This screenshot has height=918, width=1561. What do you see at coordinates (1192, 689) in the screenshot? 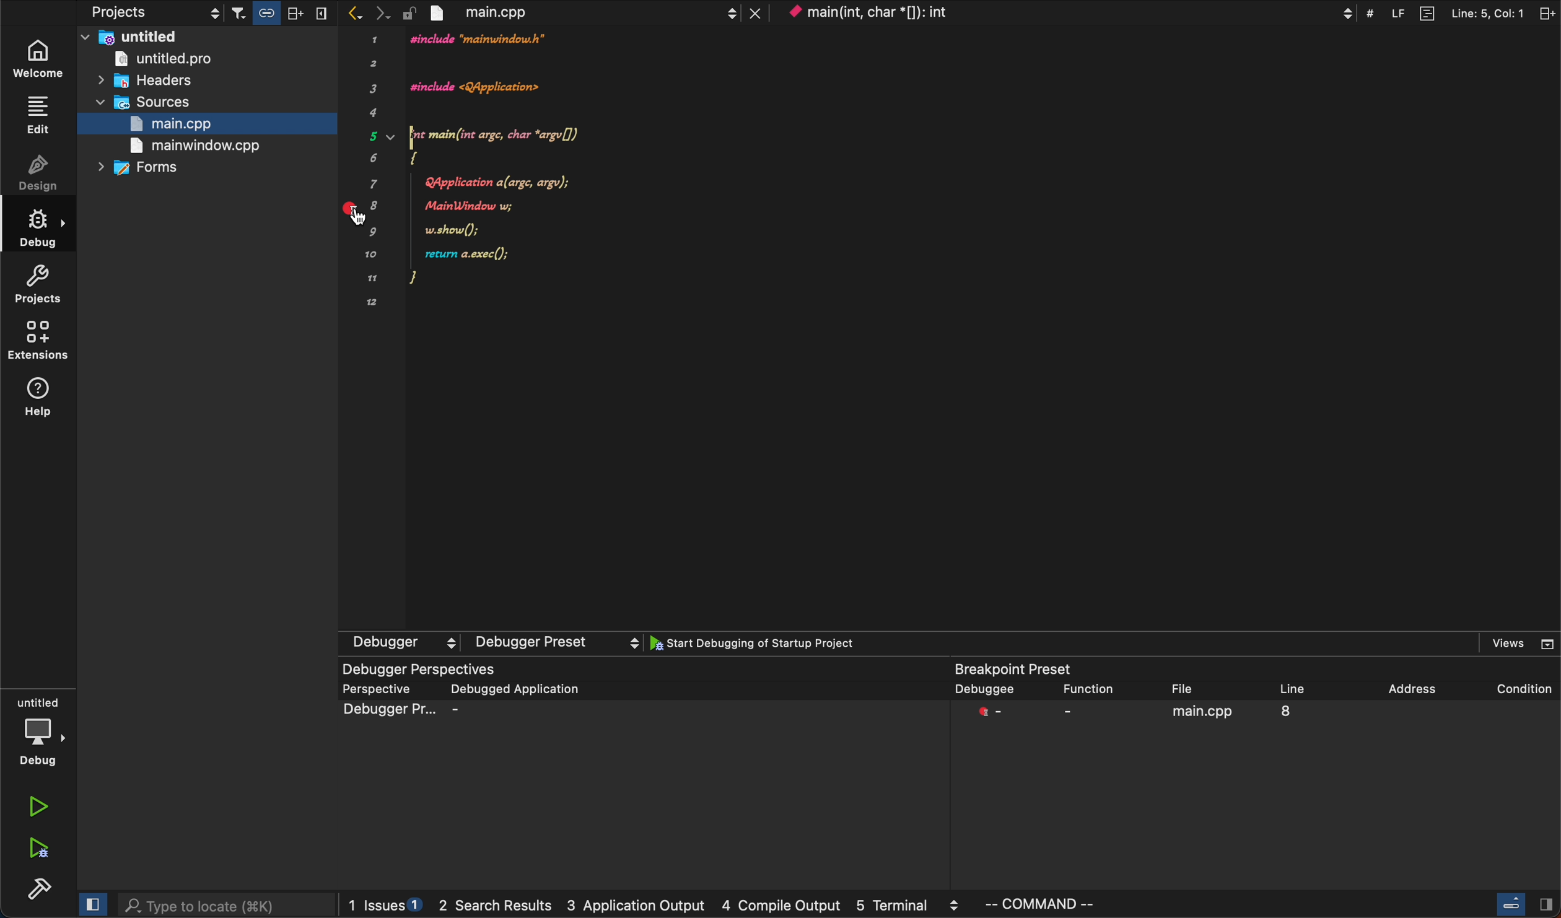
I see `file` at bounding box center [1192, 689].